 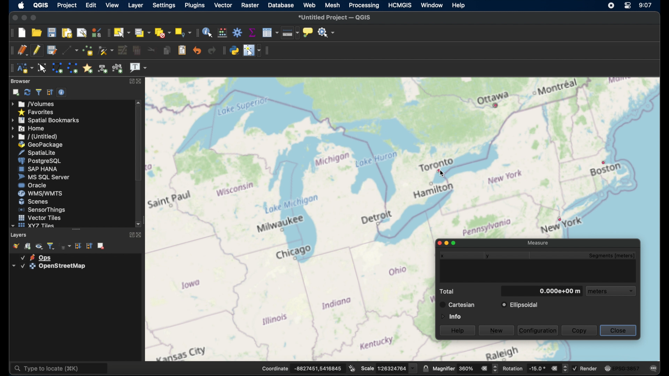 I want to click on qgis, so click(x=41, y=5).